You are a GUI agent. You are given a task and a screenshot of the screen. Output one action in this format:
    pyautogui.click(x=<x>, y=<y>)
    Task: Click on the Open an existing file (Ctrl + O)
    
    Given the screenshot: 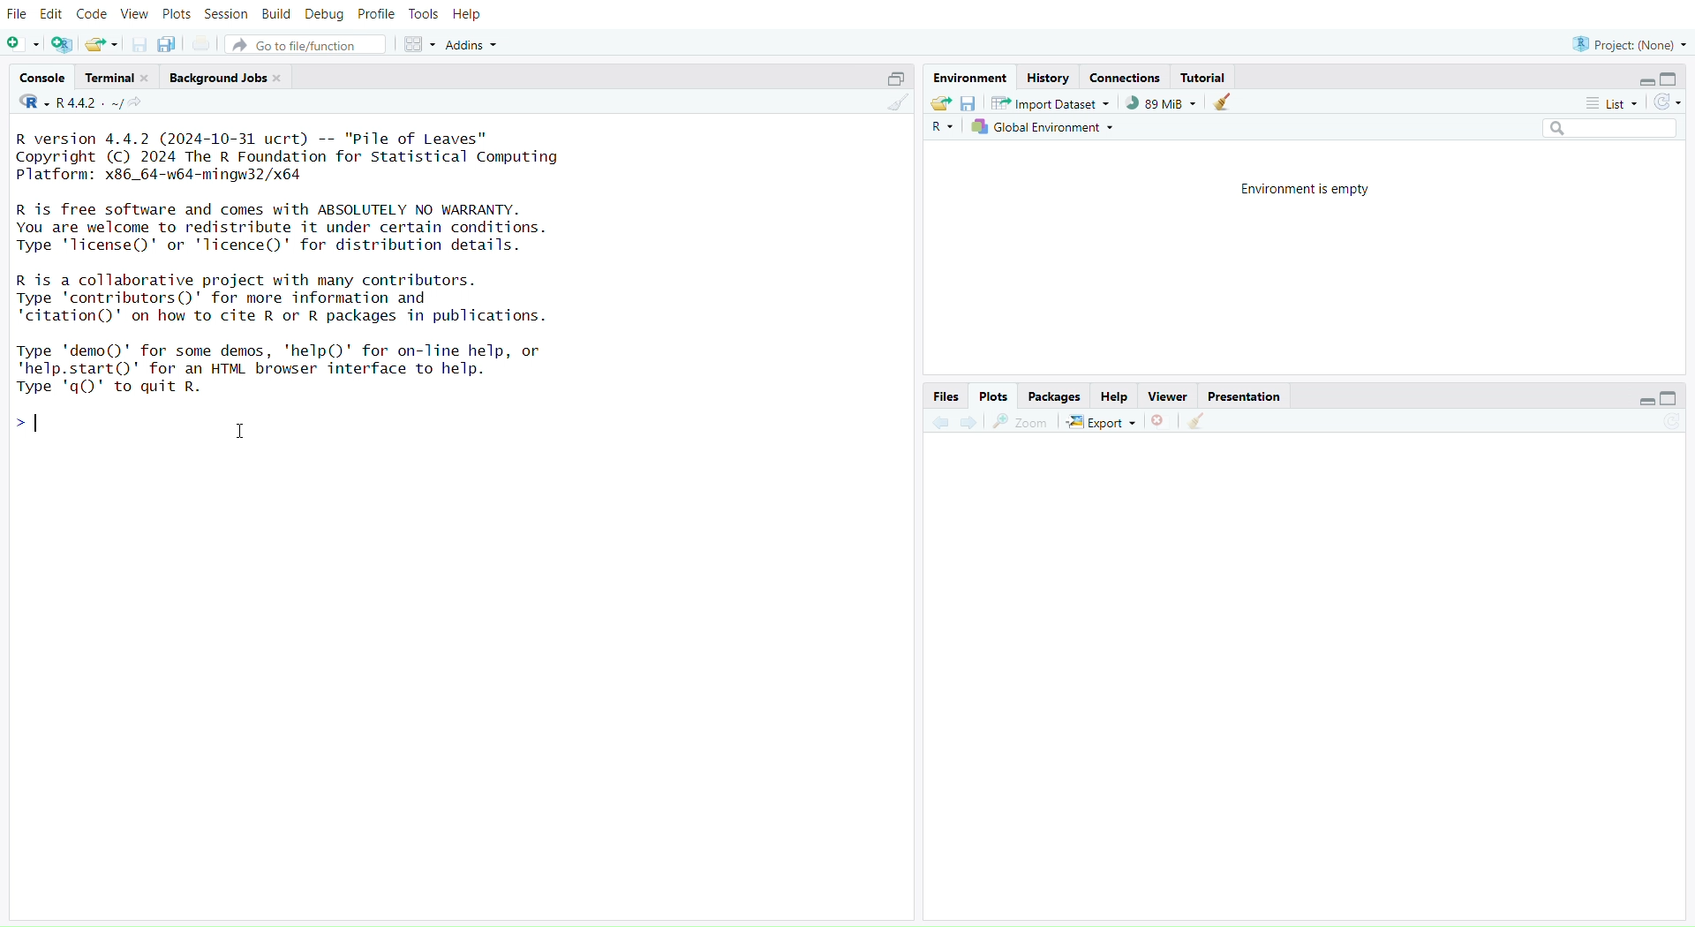 What is the action you would take?
    pyautogui.click(x=101, y=44)
    